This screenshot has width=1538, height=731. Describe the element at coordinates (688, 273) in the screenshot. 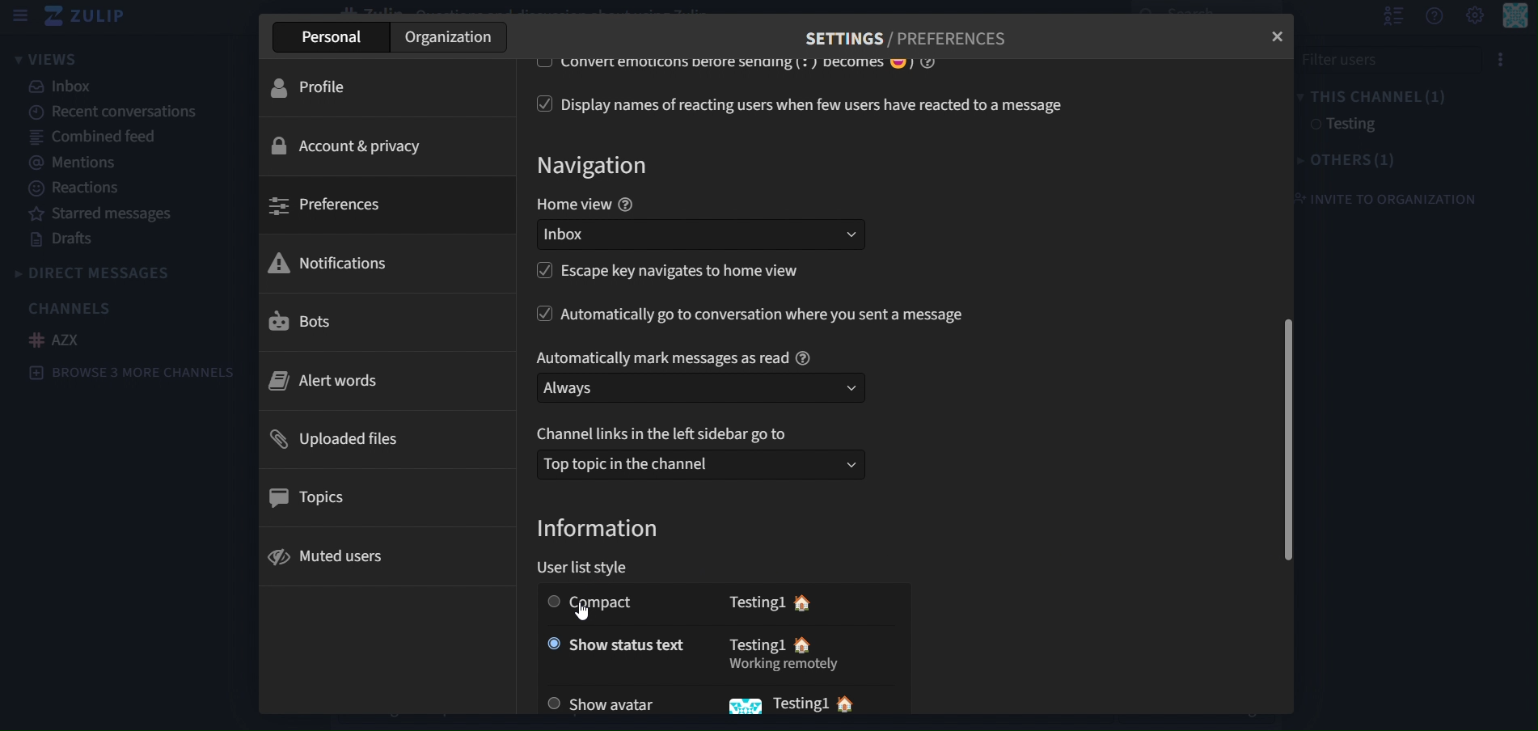

I see `escape key navigates to home view` at that location.